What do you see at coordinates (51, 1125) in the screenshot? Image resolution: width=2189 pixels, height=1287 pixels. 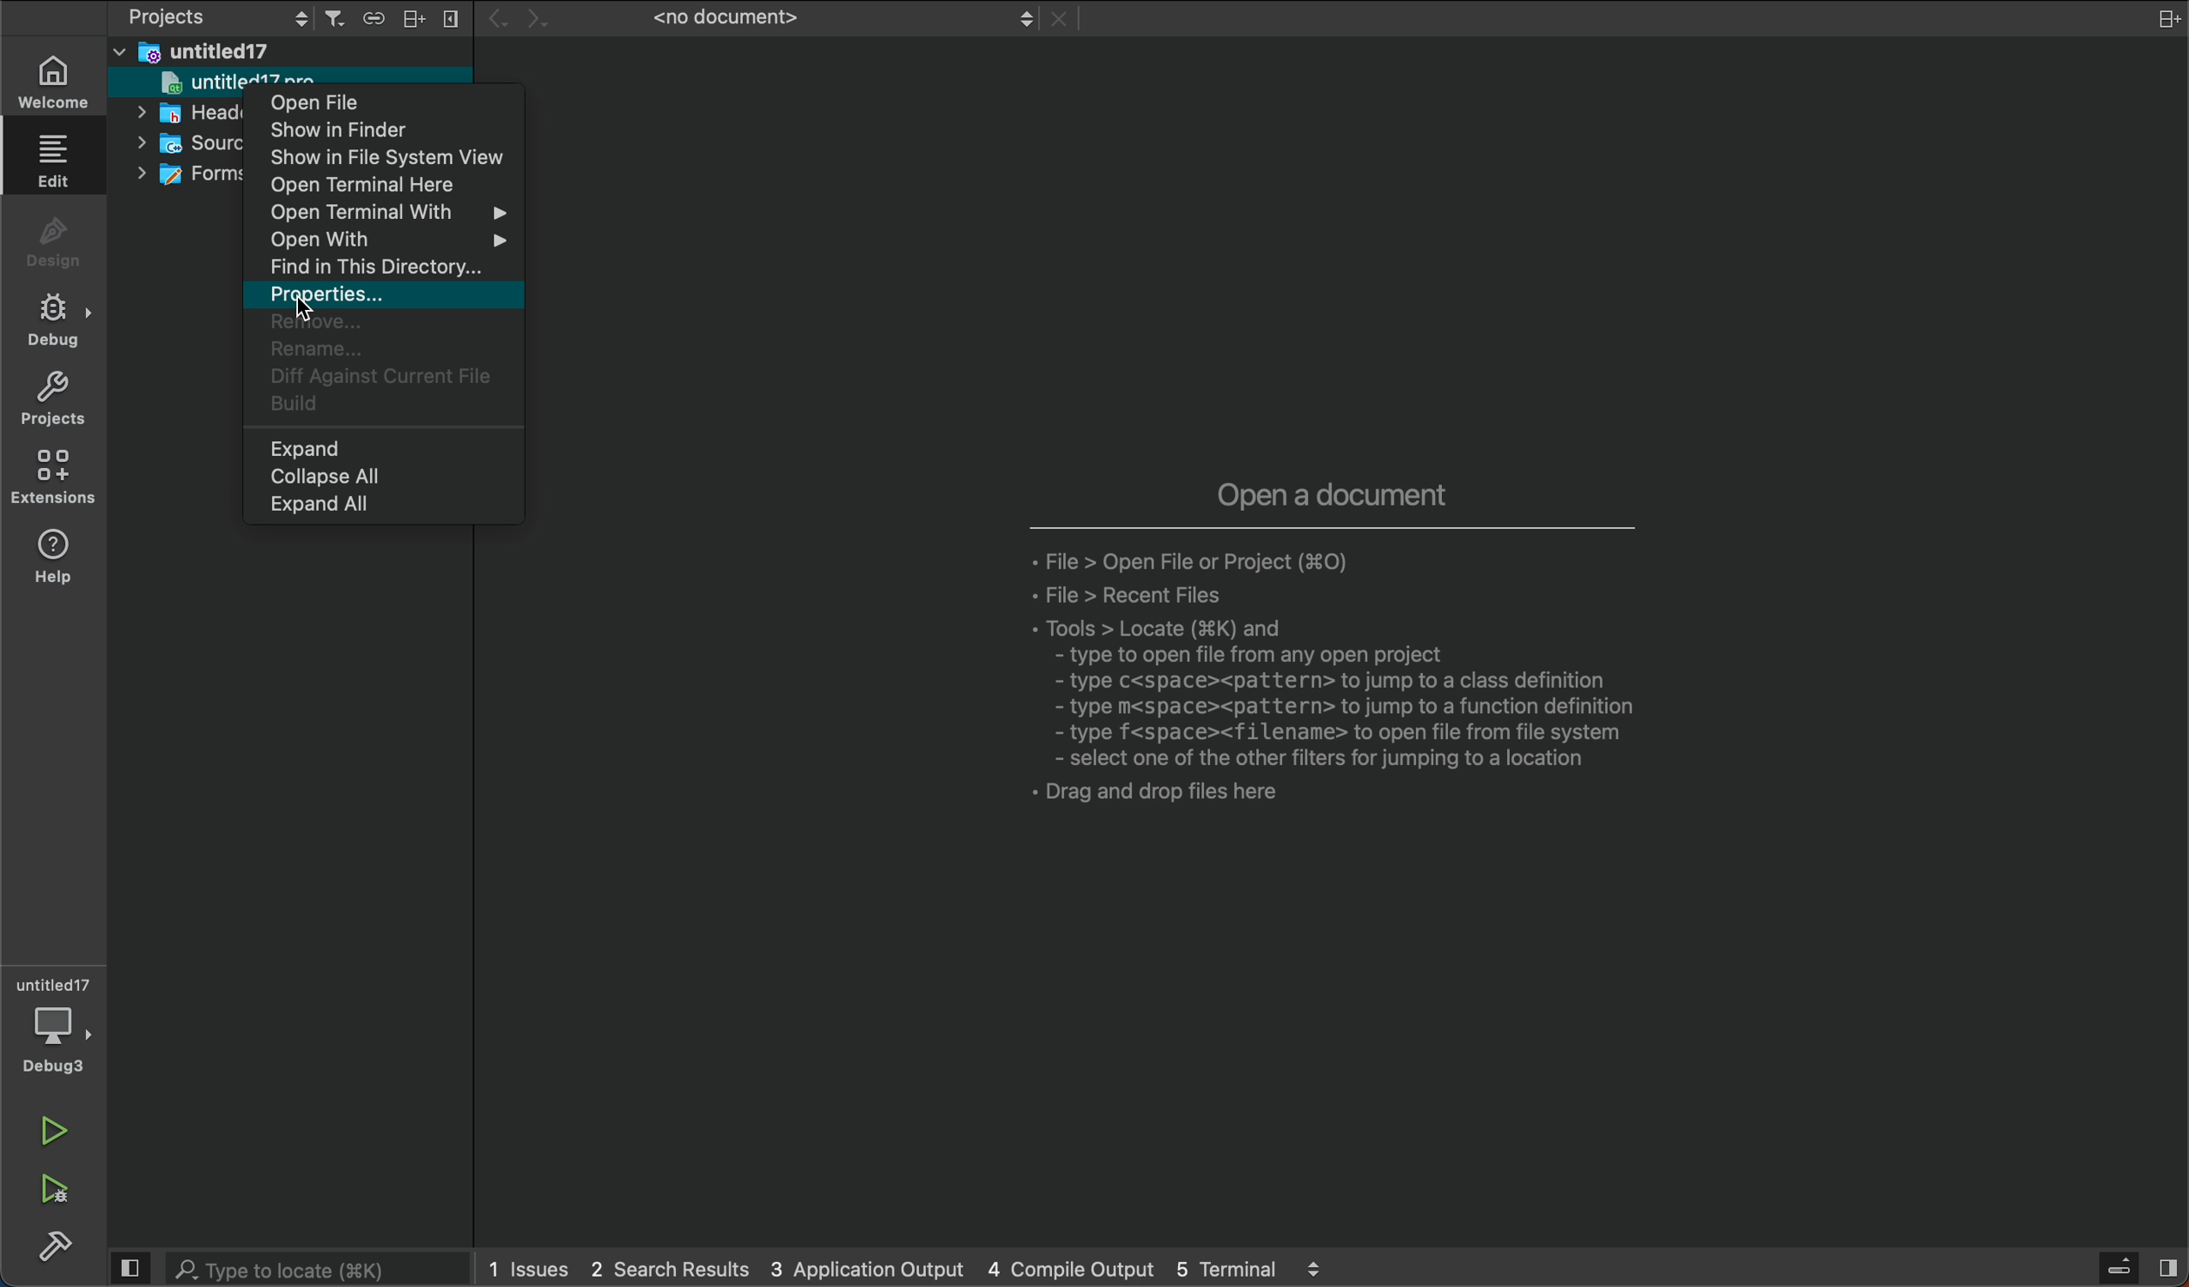 I see `run` at bounding box center [51, 1125].